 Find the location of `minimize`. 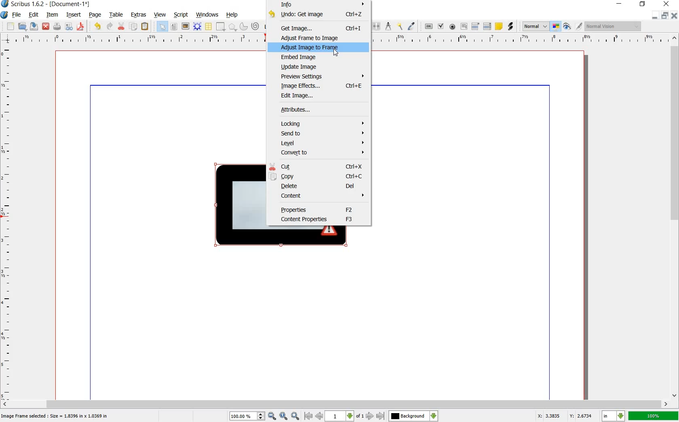

minimize is located at coordinates (654, 15).